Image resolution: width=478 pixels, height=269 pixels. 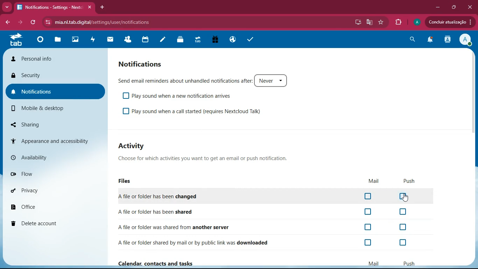 What do you see at coordinates (429, 40) in the screenshot?
I see `notifications` at bounding box center [429, 40].